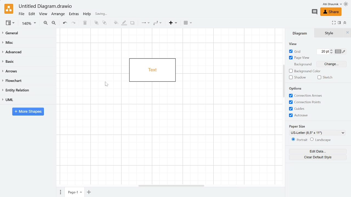 This screenshot has height=197, width=351. Describe the element at coordinates (307, 96) in the screenshot. I see `Connection arrows` at that location.